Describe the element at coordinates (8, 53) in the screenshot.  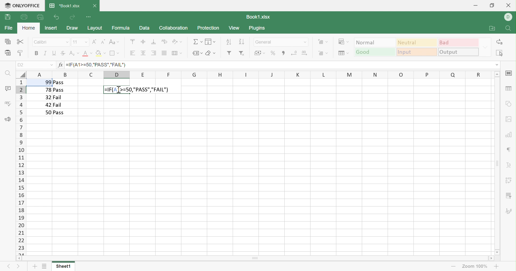
I see `Paste` at that location.